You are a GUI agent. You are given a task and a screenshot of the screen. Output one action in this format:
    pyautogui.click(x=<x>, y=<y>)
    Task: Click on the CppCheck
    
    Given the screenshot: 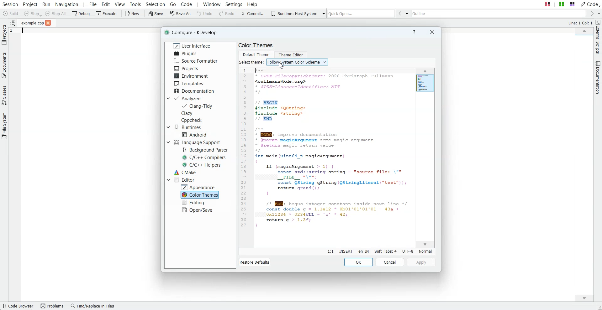 What is the action you would take?
    pyautogui.click(x=193, y=120)
    